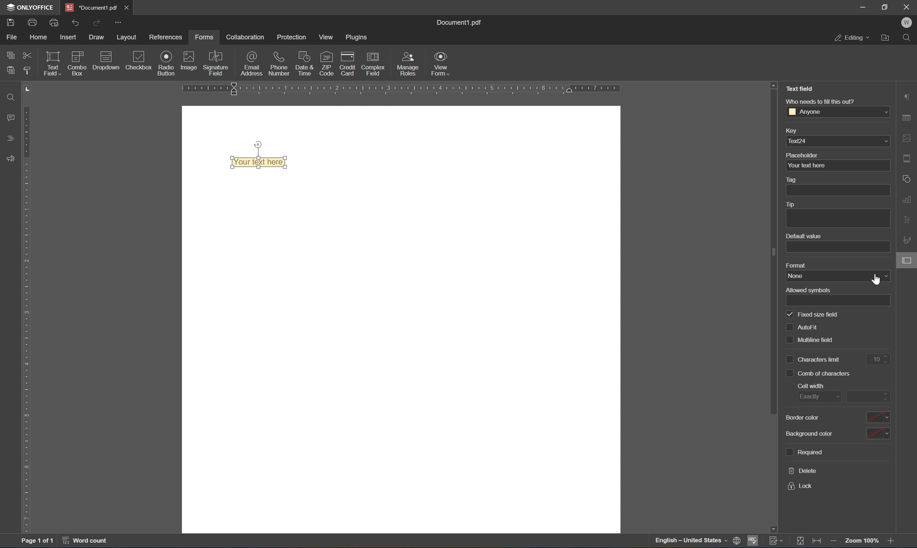 Image resolution: width=917 pixels, height=548 pixels. I want to click on cursor, so click(876, 281).